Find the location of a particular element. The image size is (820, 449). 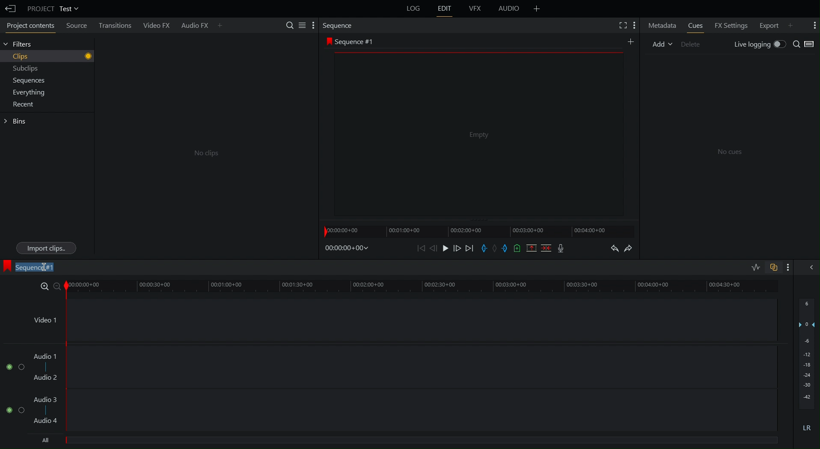

Export is located at coordinates (775, 24).